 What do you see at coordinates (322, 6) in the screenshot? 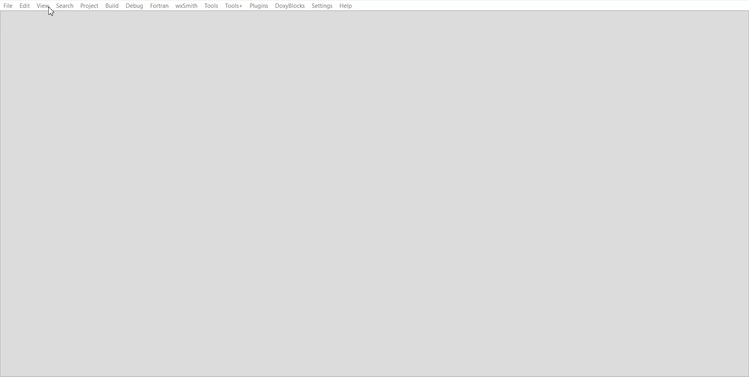
I see `Settings` at bounding box center [322, 6].